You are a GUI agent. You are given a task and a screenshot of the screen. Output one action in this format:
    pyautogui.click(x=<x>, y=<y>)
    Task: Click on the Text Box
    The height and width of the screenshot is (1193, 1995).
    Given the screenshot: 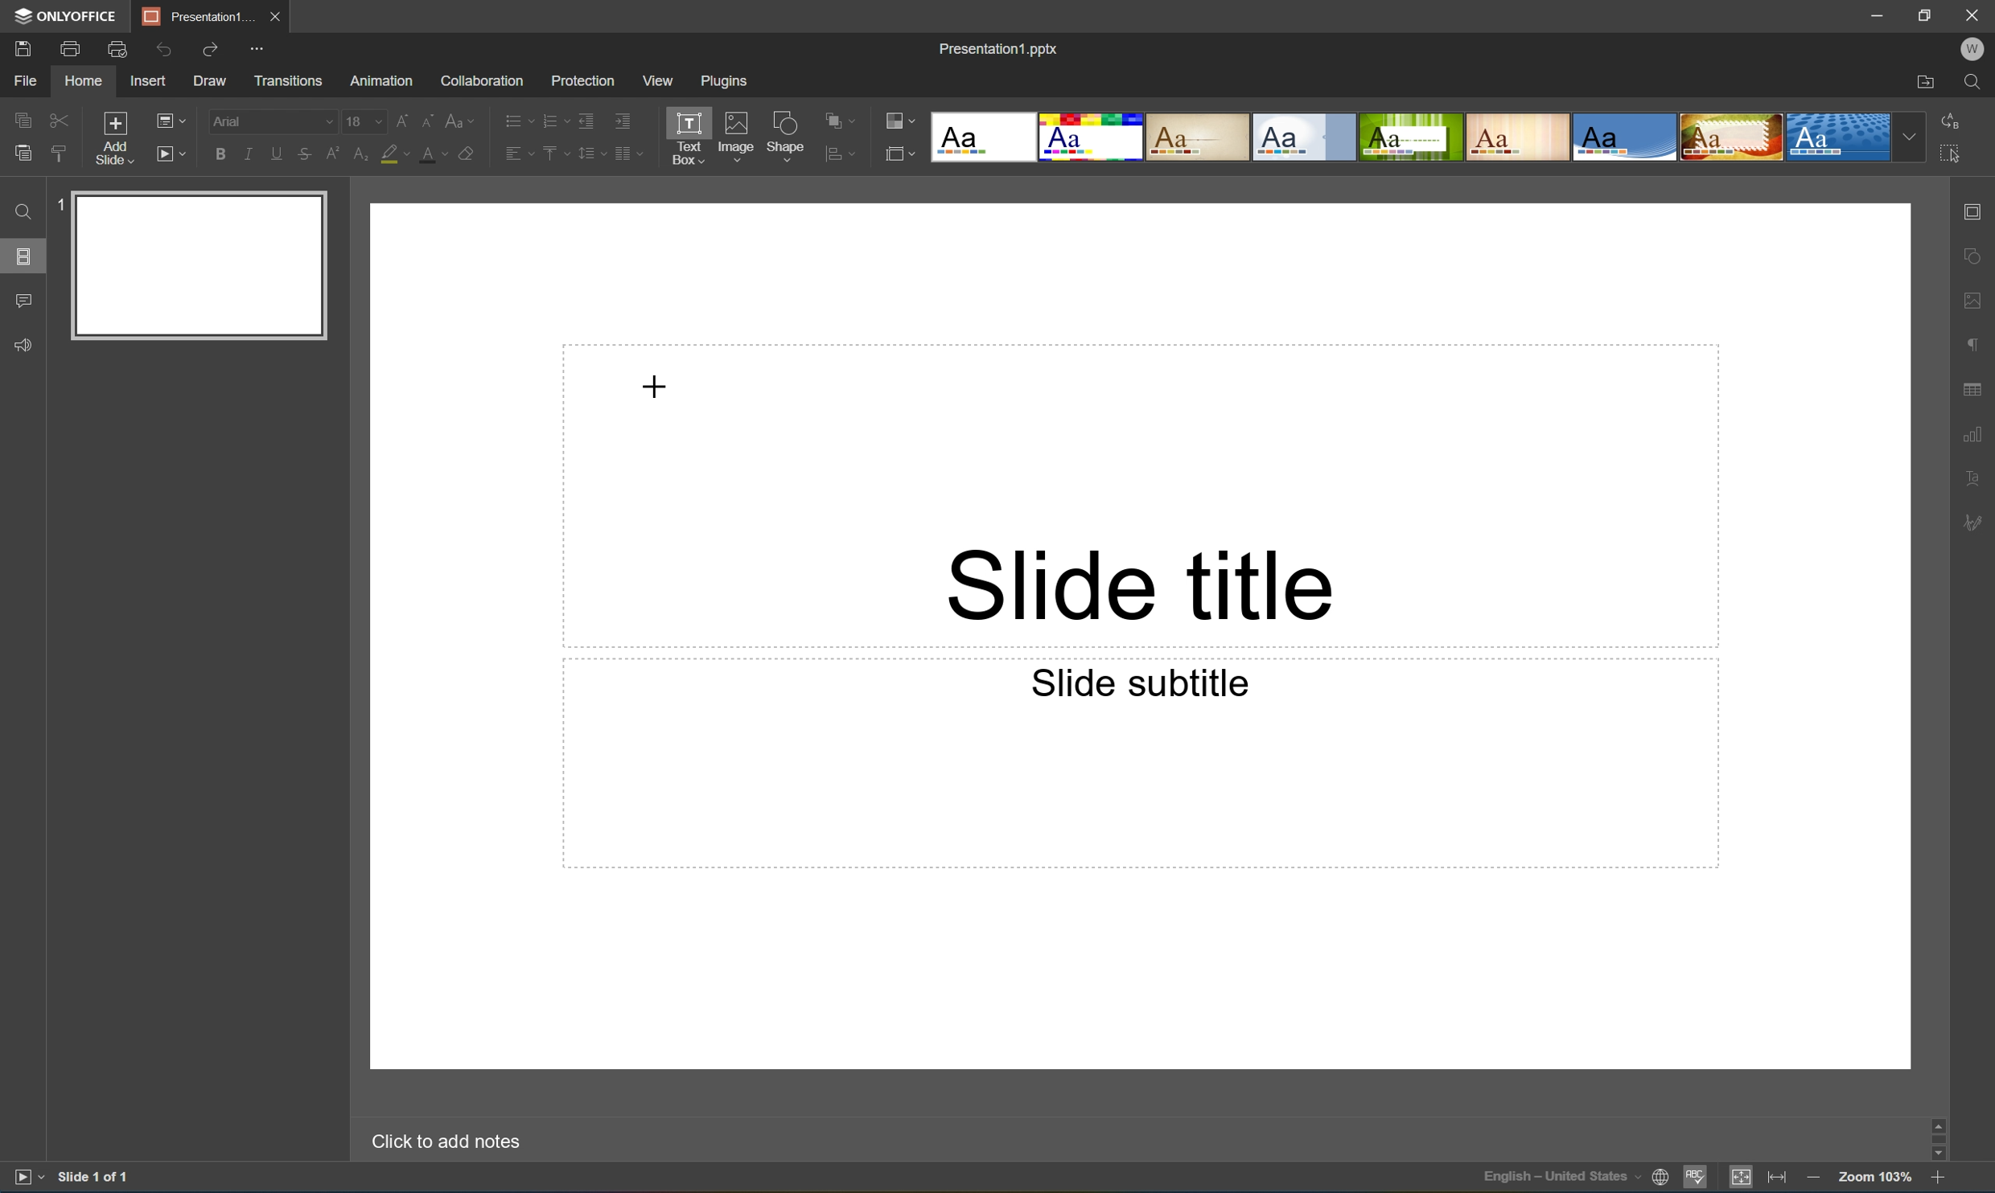 What is the action you would take?
    pyautogui.click(x=687, y=138)
    